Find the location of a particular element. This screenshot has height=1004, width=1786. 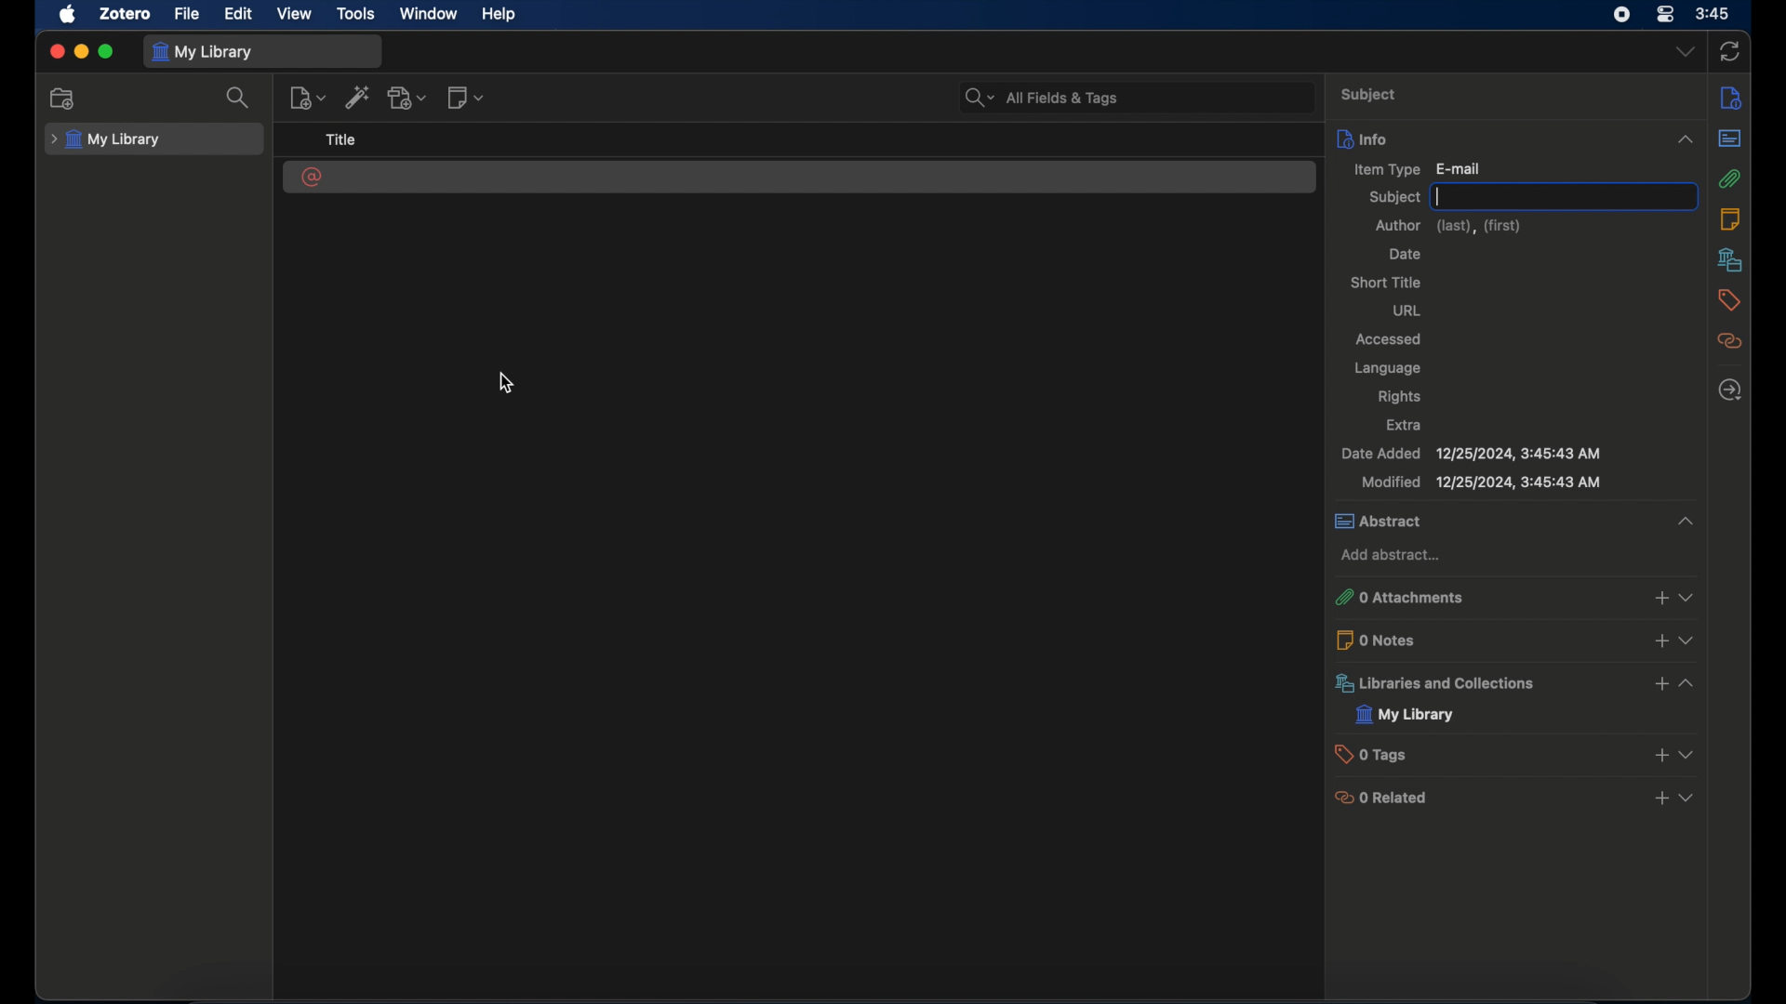

0 attachments is located at coordinates (1517, 596).